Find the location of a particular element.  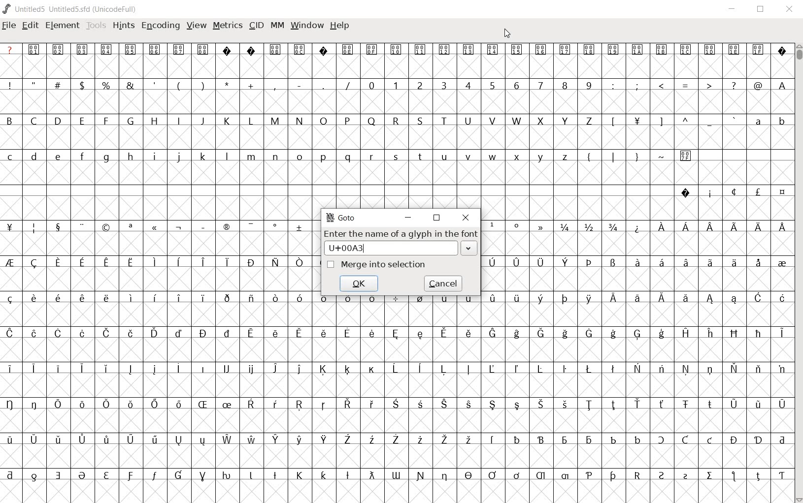

Symbol is located at coordinates (372, 299).